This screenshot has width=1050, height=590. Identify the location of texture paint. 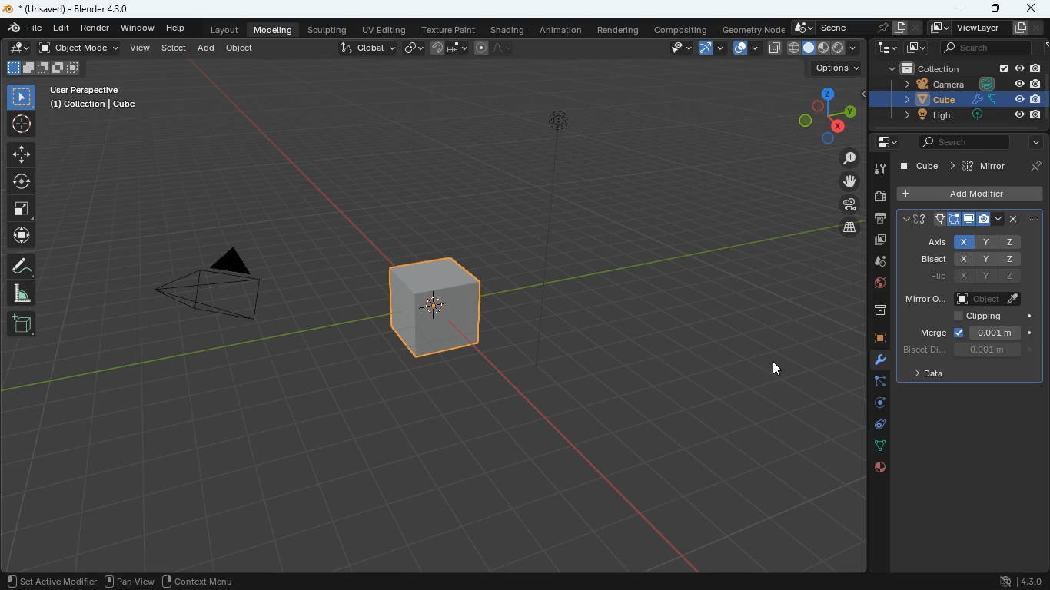
(447, 28).